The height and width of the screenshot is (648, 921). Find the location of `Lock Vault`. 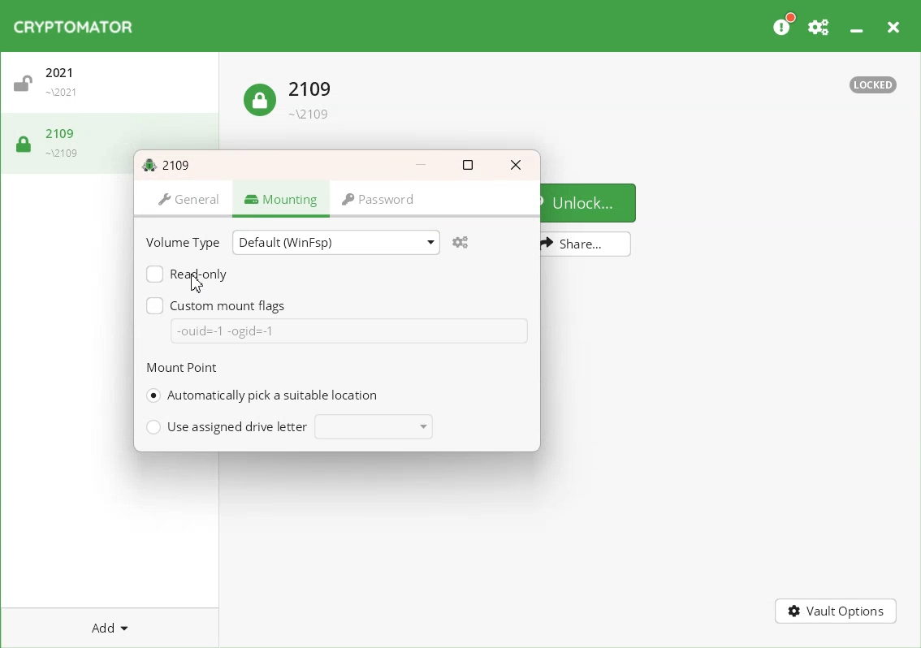

Lock Vault is located at coordinates (54, 141).